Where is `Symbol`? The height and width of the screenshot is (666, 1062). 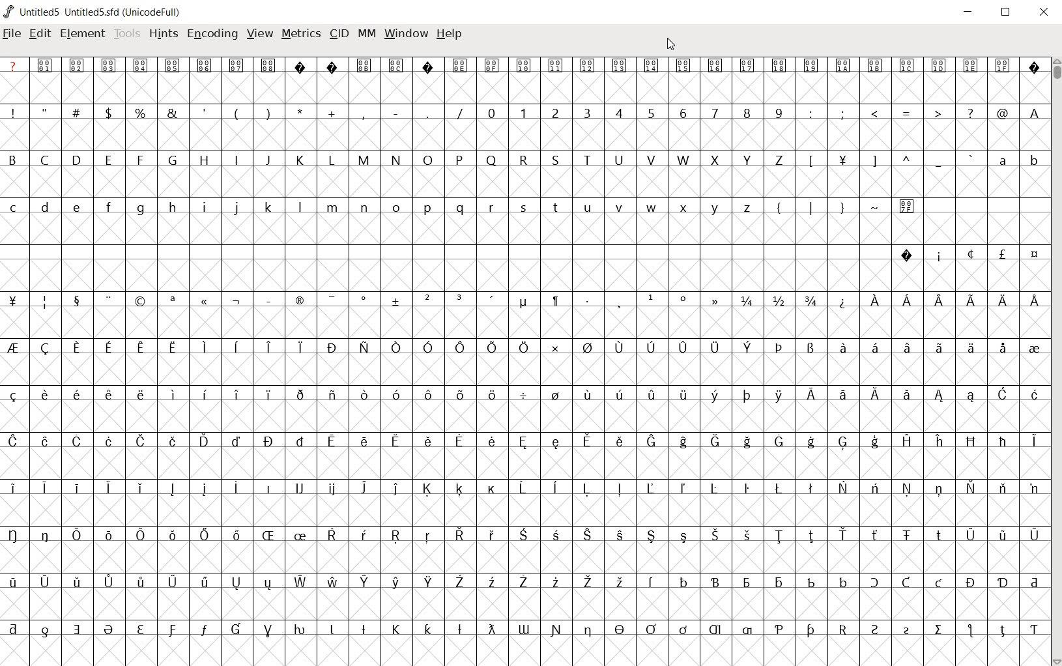 Symbol is located at coordinates (108, 349).